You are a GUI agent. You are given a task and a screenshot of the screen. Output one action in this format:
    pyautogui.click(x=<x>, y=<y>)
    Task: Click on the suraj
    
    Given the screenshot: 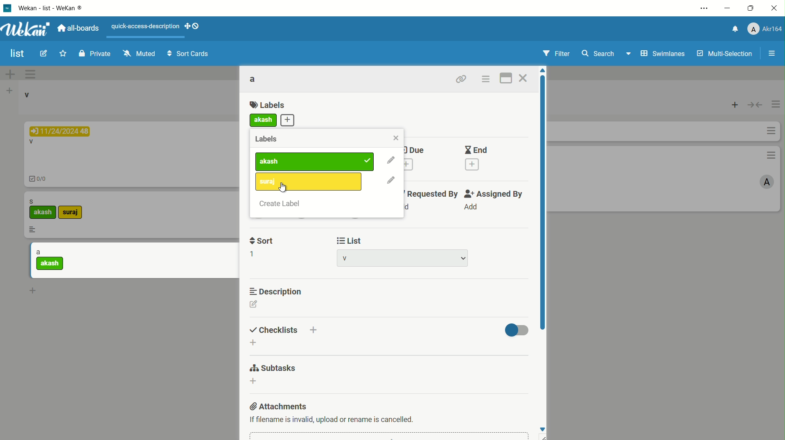 What is the action you would take?
    pyautogui.click(x=80, y=212)
    